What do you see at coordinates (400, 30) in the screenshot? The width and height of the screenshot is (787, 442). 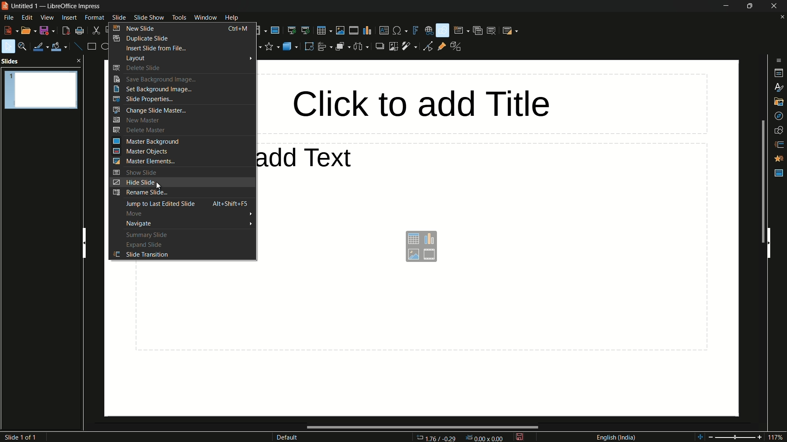 I see `insert special characters` at bounding box center [400, 30].